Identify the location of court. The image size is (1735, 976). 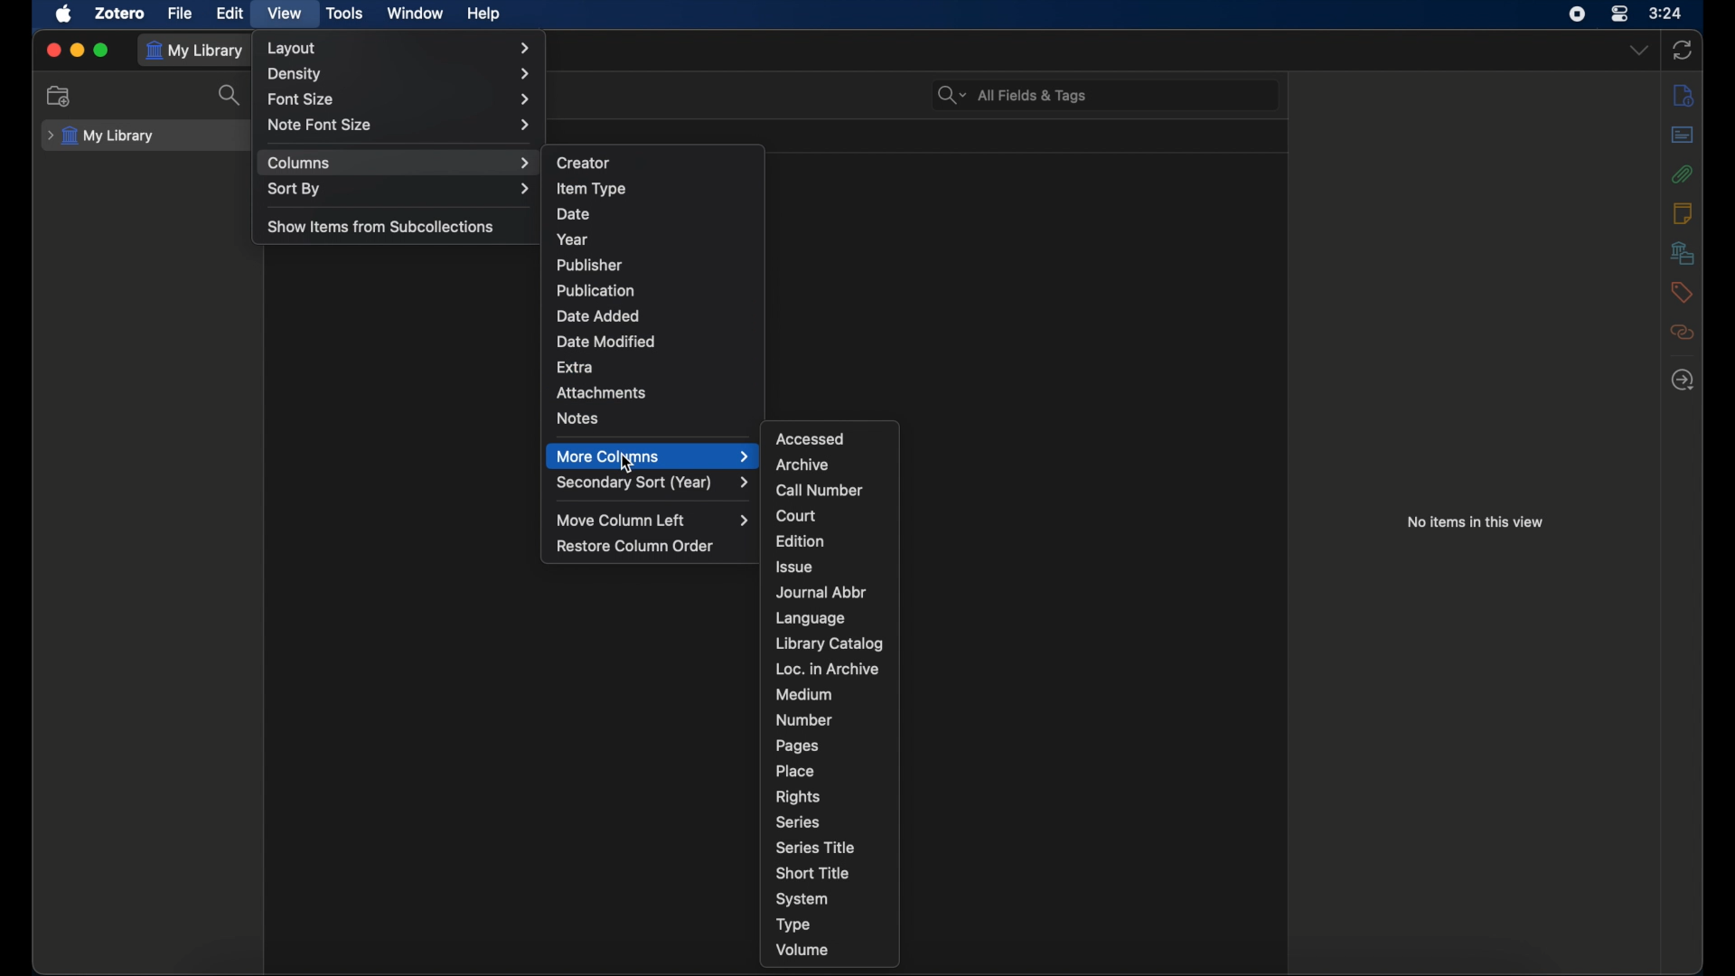
(796, 515).